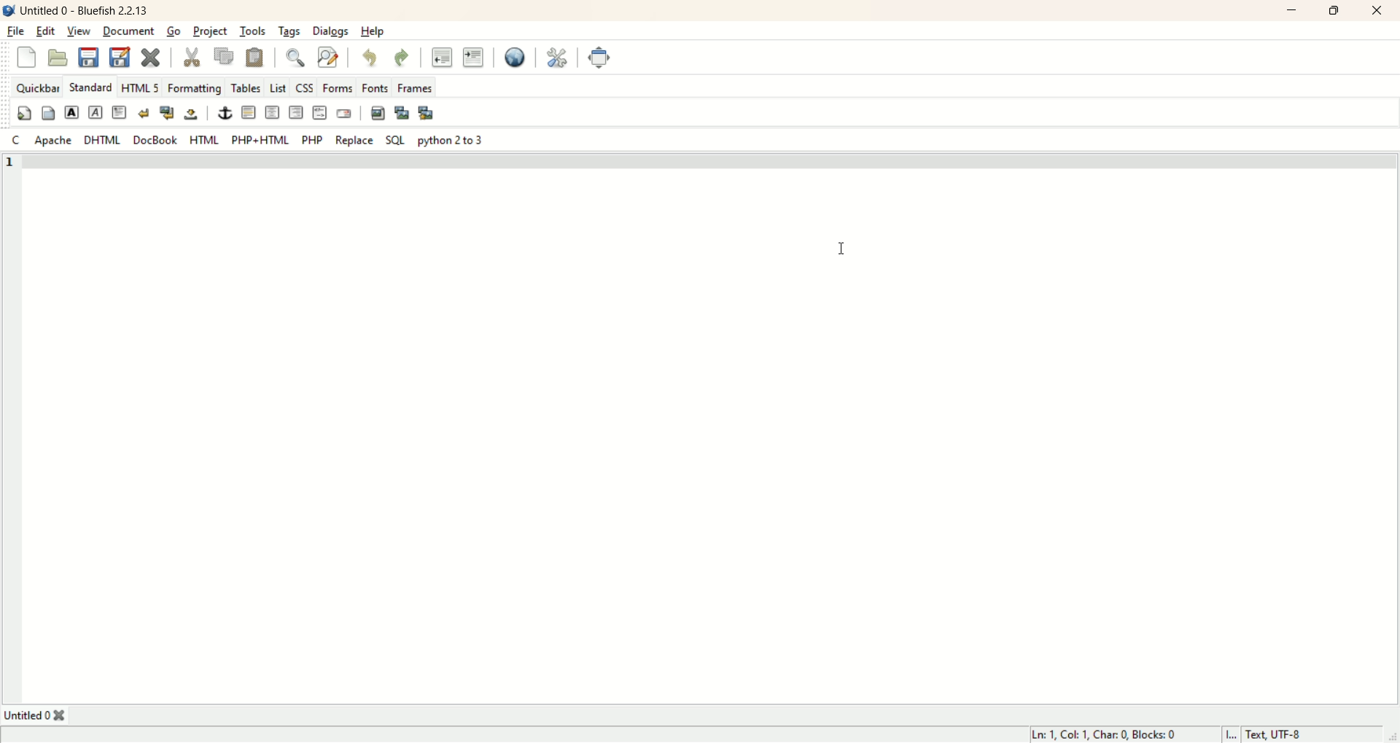 The image size is (1400, 743). Describe the element at coordinates (305, 89) in the screenshot. I see `CSS` at that location.